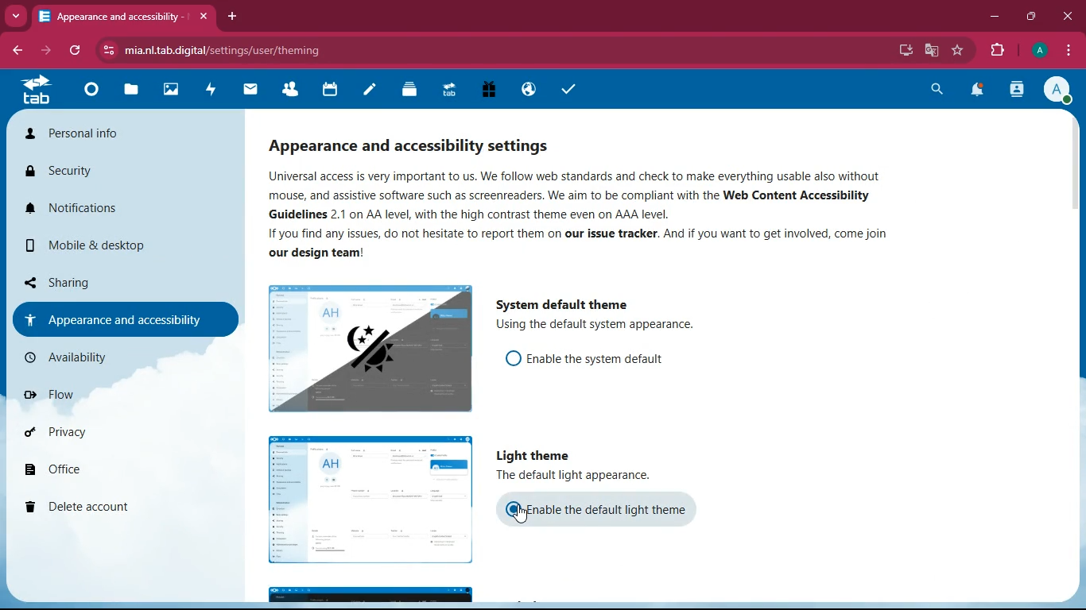  I want to click on google translate, so click(930, 51).